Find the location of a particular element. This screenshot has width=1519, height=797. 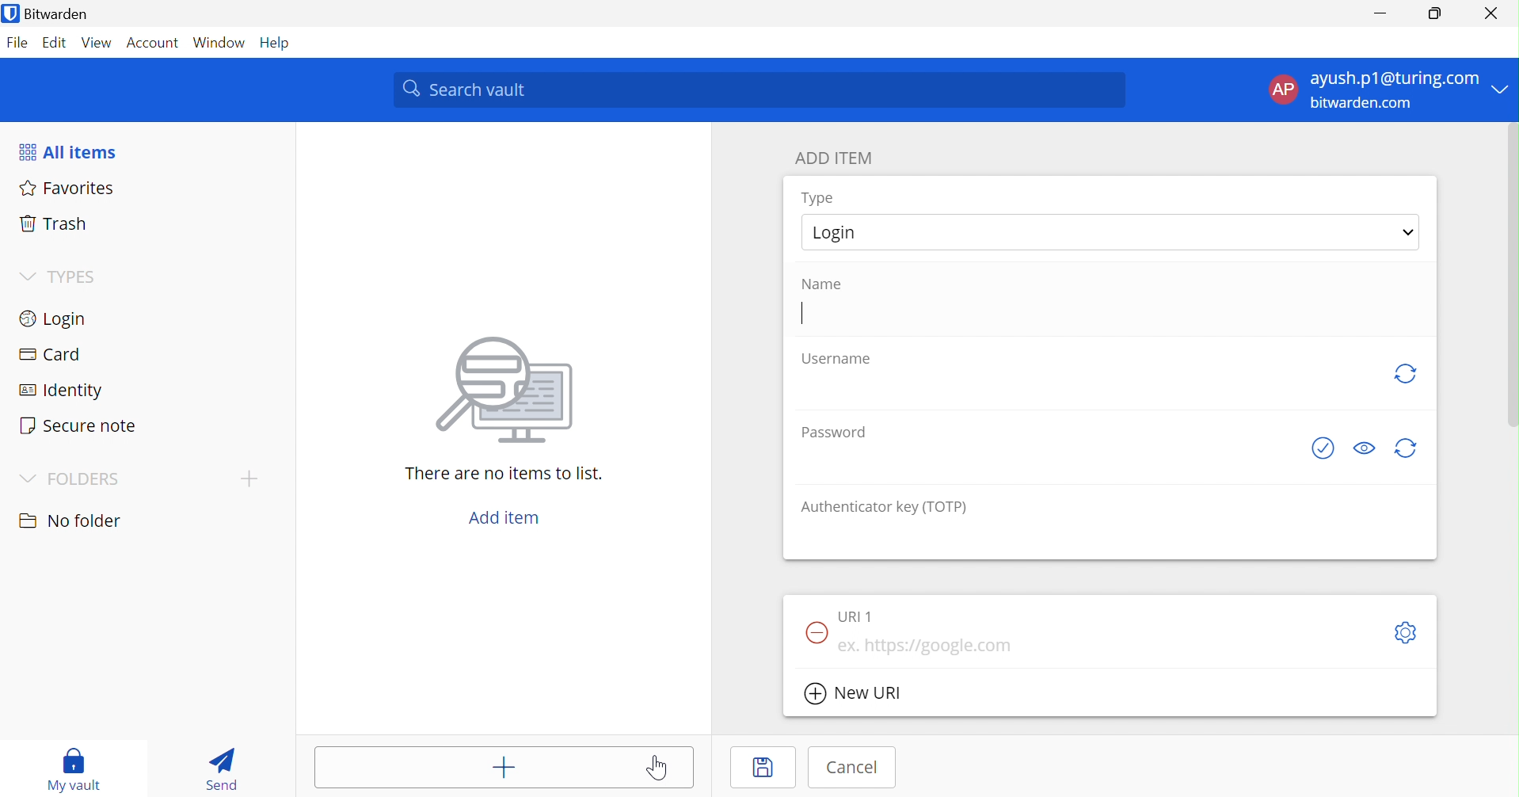

Add item is located at coordinates (507, 517).